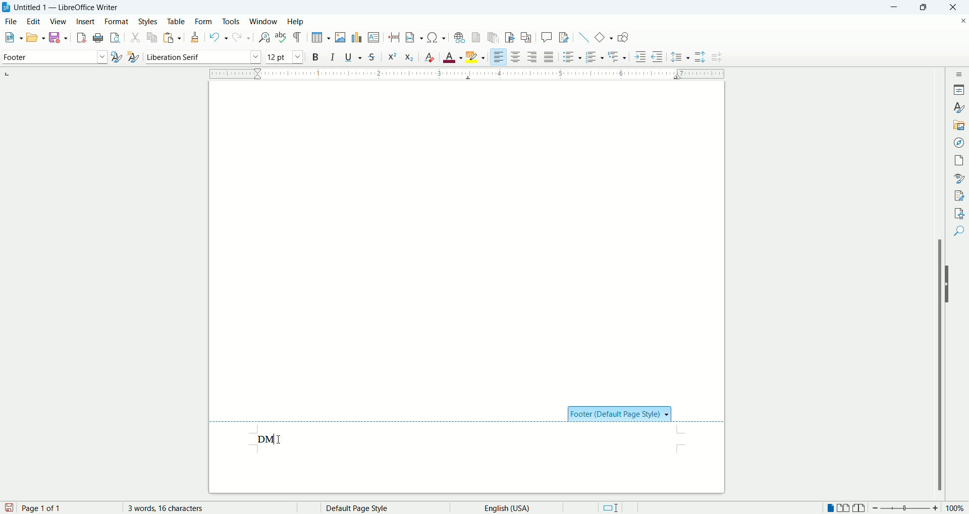  What do you see at coordinates (657, 56) in the screenshot?
I see `decrease indent` at bounding box center [657, 56].